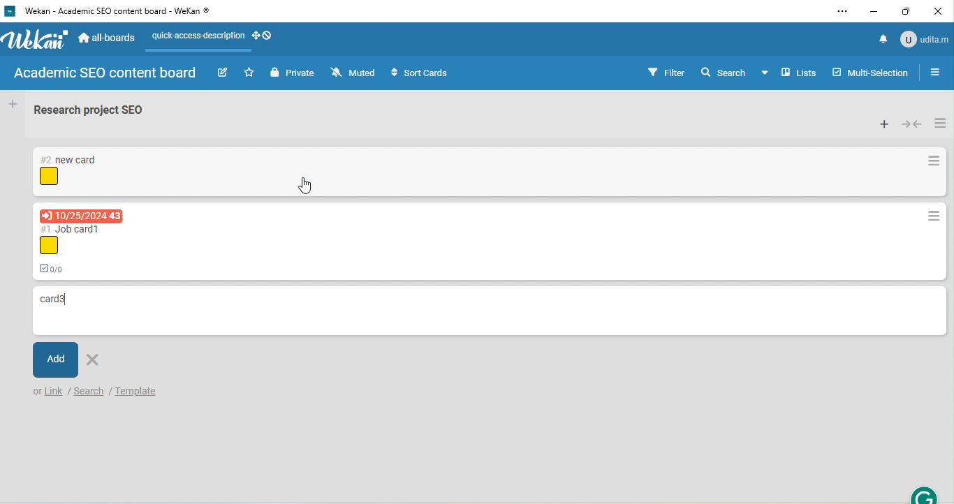 The height and width of the screenshot is (504, 954). I want to click on card titles , so click(70, 160).